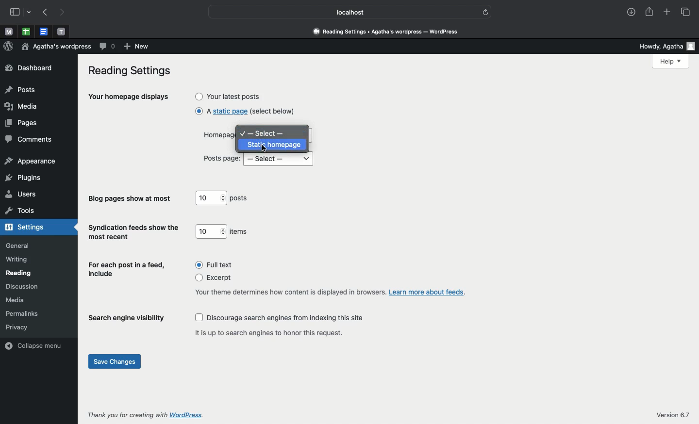 The height and width of the screenshot is (424, 699). What do you see at coordinates (15, 12) in the screenshot?
I see `Sidebar` at bounding box center [15, 12].